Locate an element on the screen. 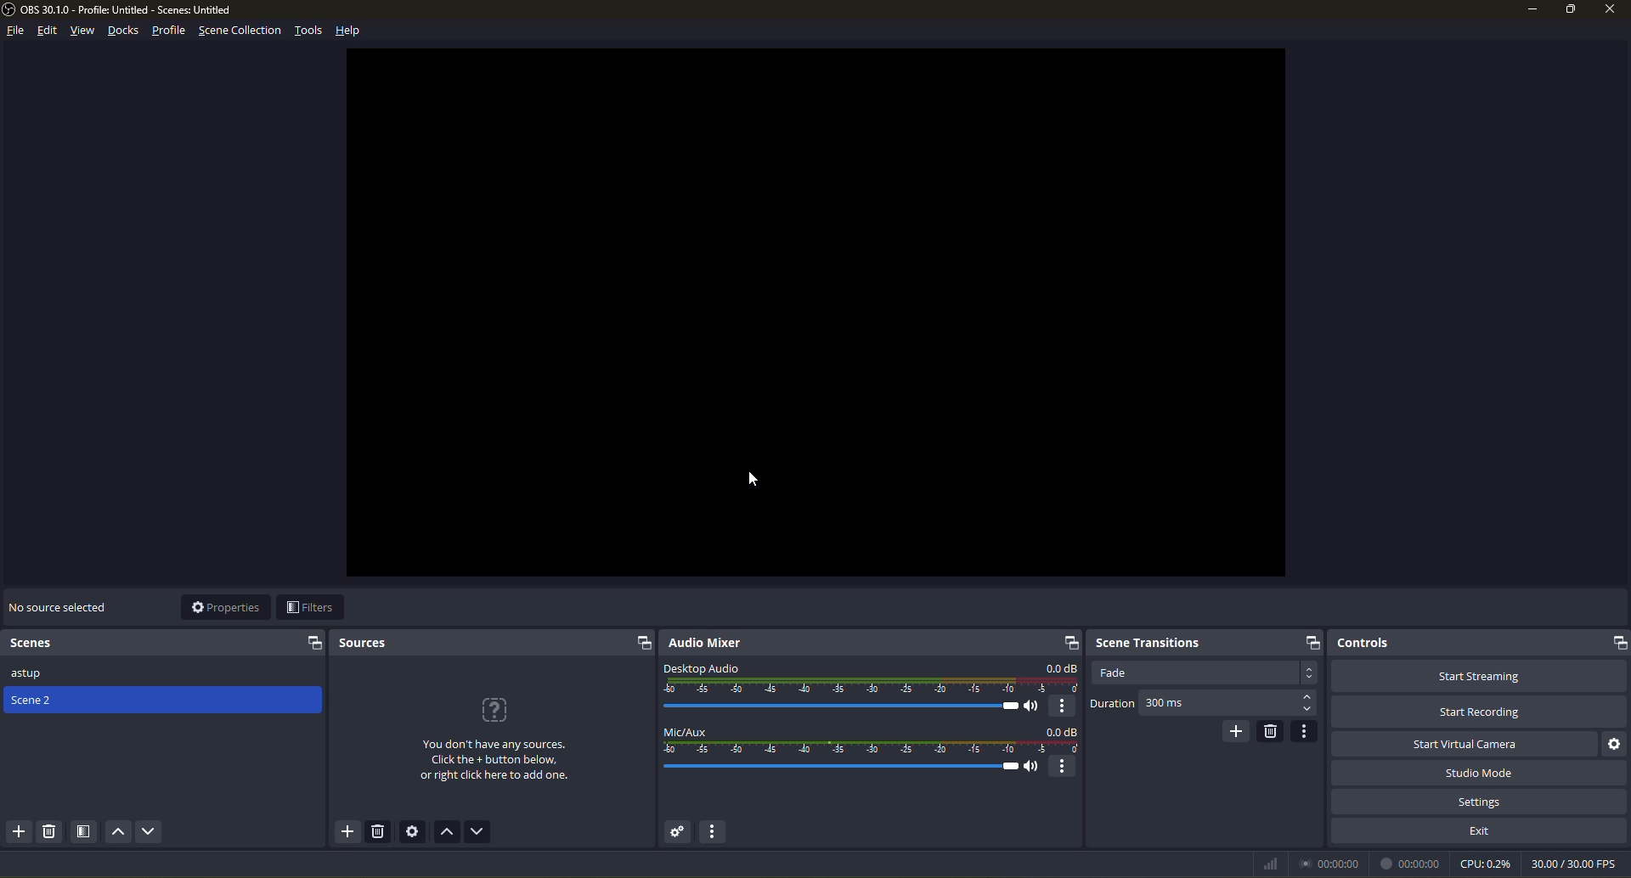 Image resolution: width=1631 pixels, height=878 pixels. sources is located at coordinates (363, 644).